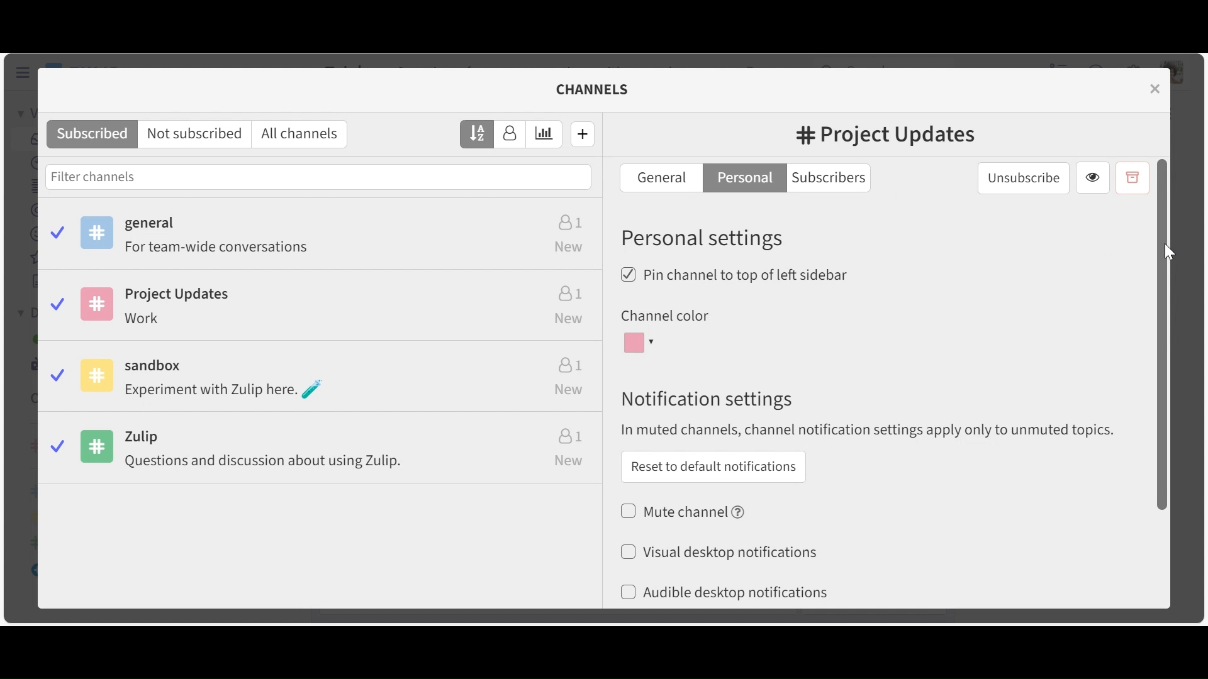 The image size is (1208, 679). I want to click on (un)select muted channel, so click(685, 511).